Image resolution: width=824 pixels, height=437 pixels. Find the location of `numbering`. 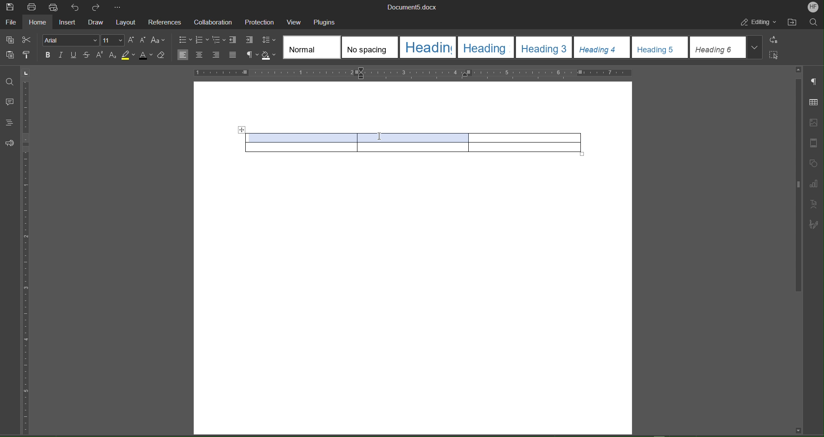

numbering is located at coordinates (202, 41).